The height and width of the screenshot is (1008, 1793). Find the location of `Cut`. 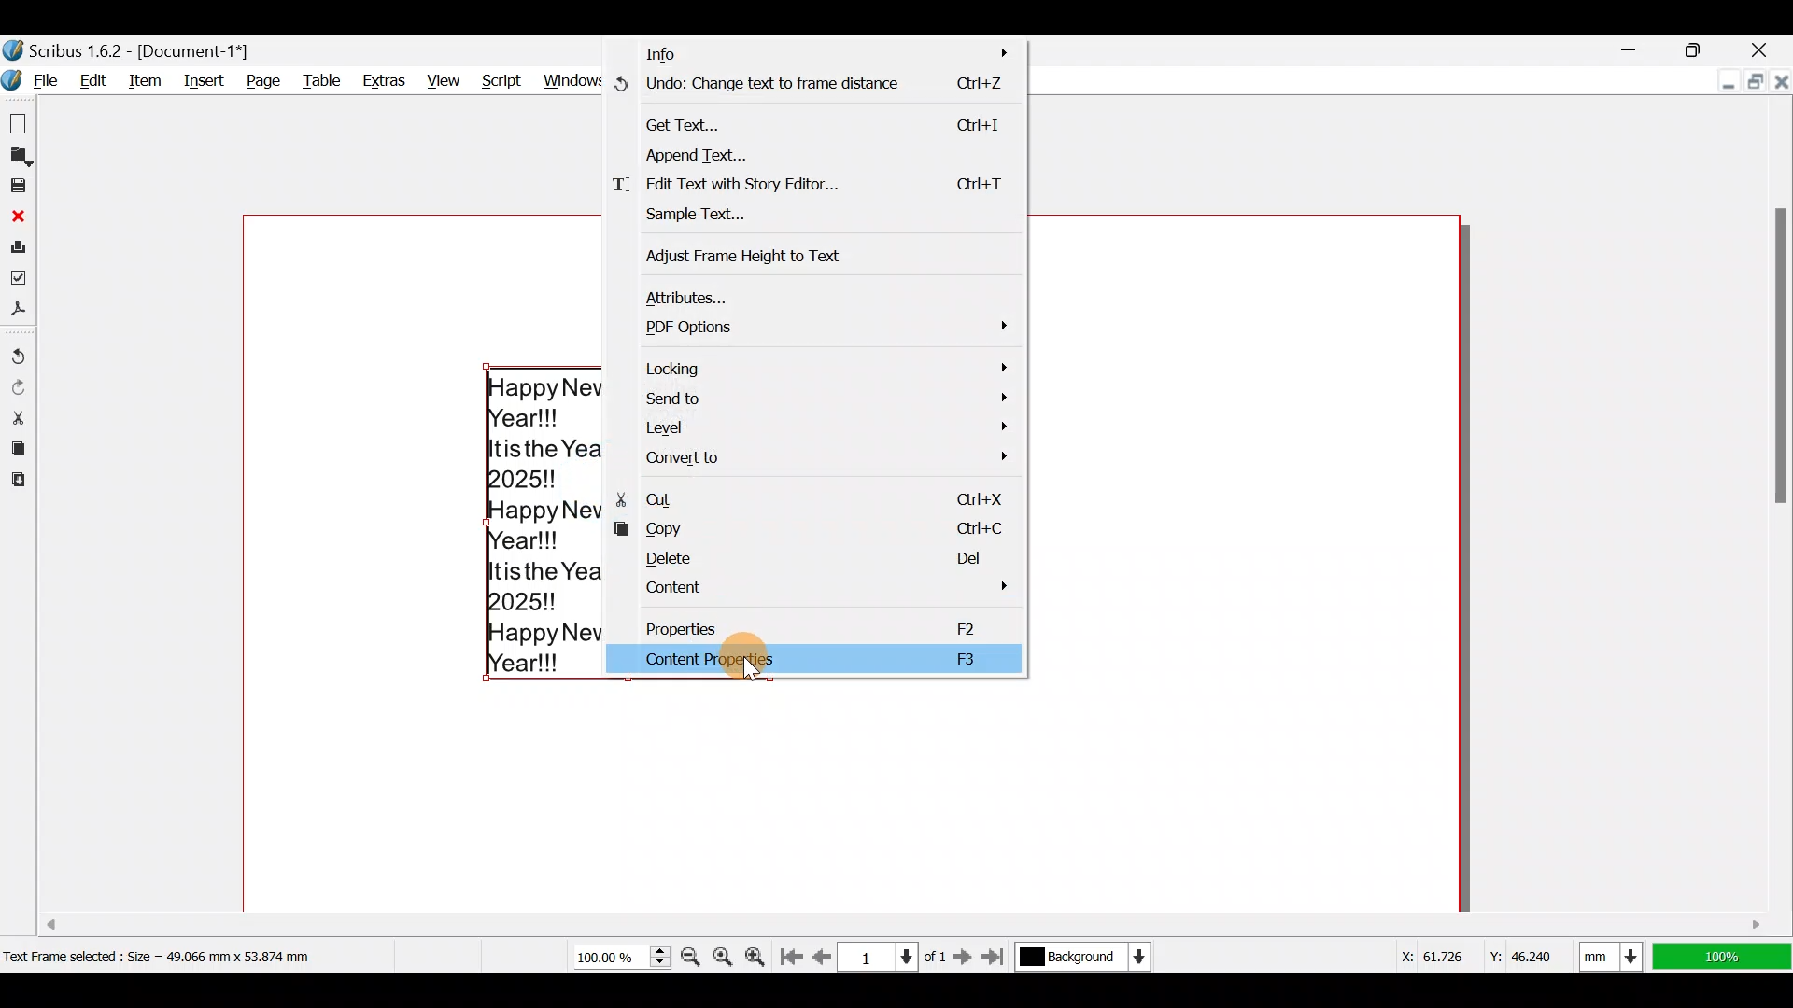

Cut is located at coordinates (18, 416).